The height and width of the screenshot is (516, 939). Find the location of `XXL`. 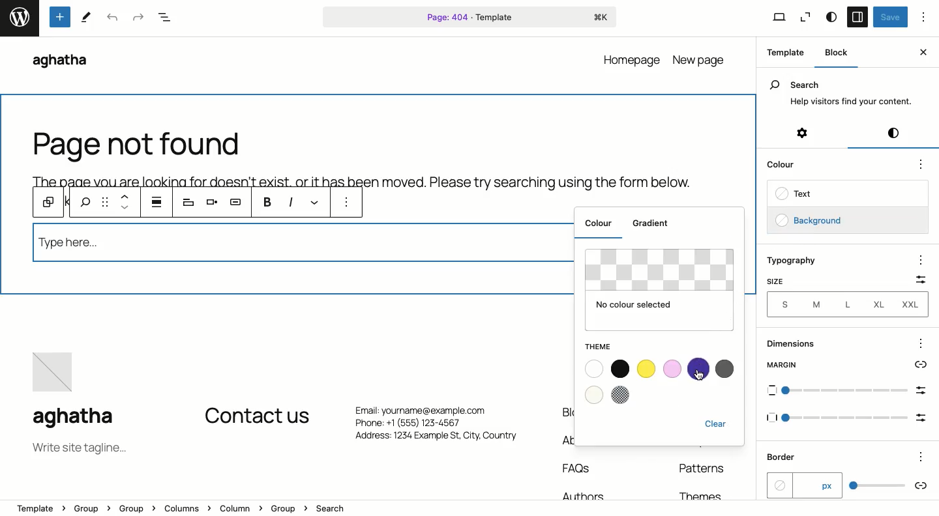

XXL is located at coordinates (915, 305).